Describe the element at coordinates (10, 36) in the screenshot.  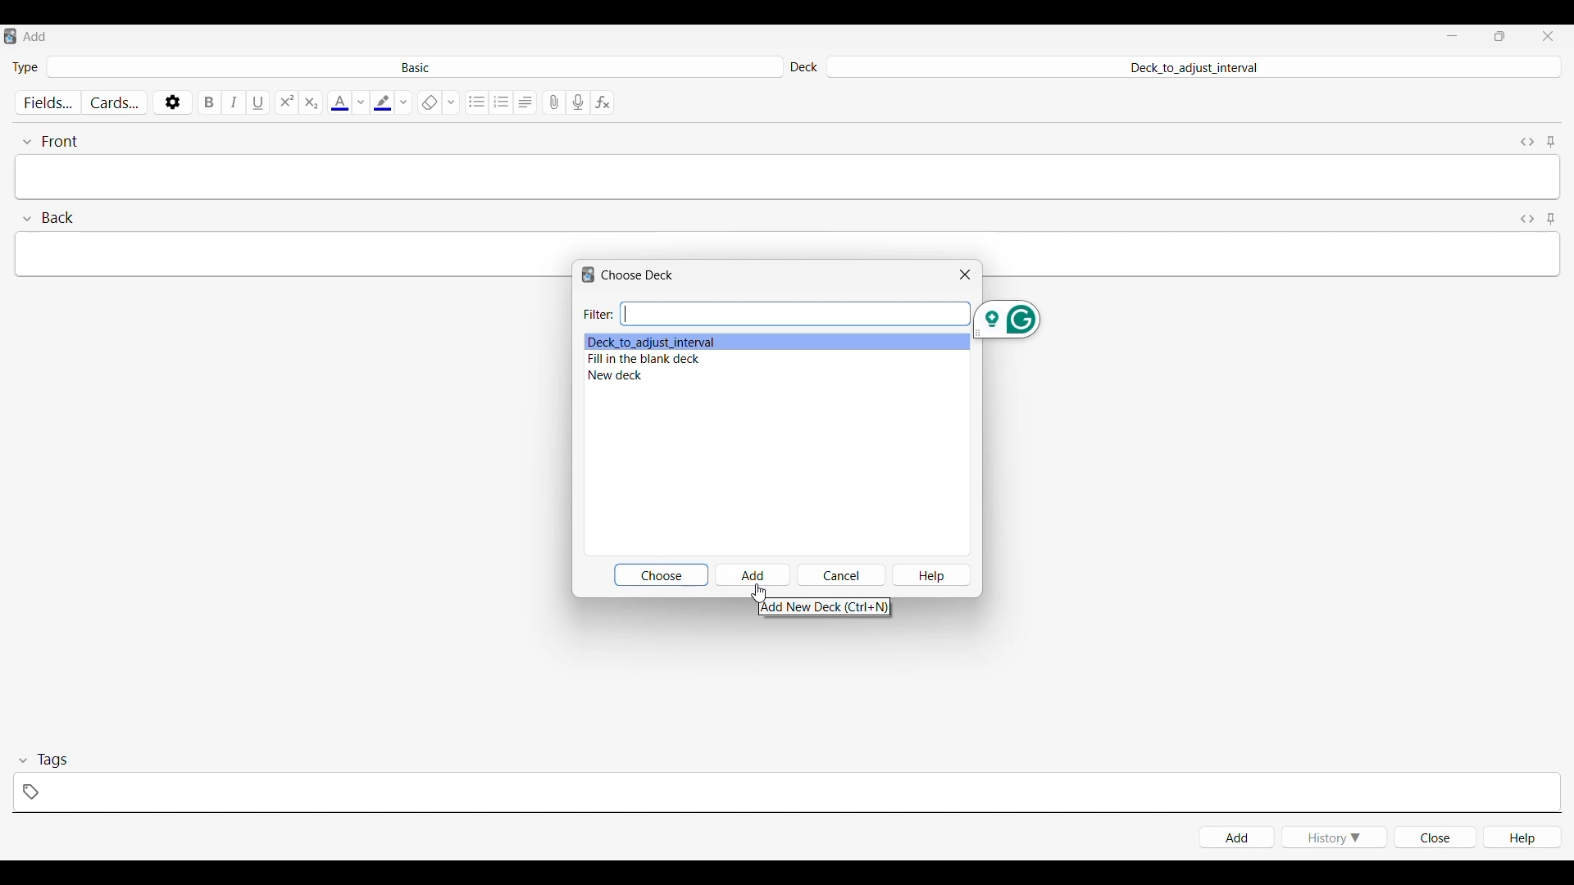
I see `Software logo` at that location.